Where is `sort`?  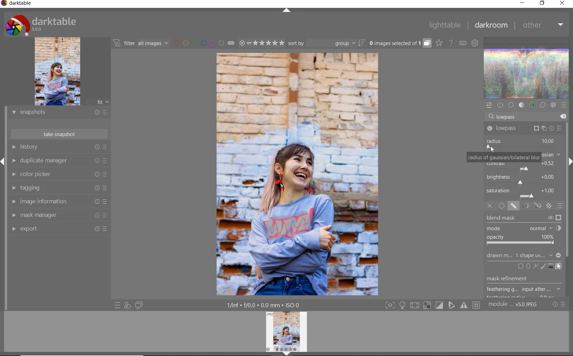
sort is located at coordinates (327, 44).